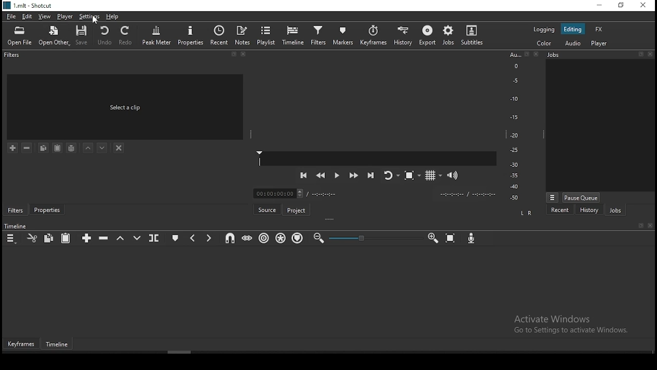 This screenshot has height=370, width=657. What do you see at coordinates (128, 38) in the screenshot?
I see `redo` at bounding box center [128, 38].